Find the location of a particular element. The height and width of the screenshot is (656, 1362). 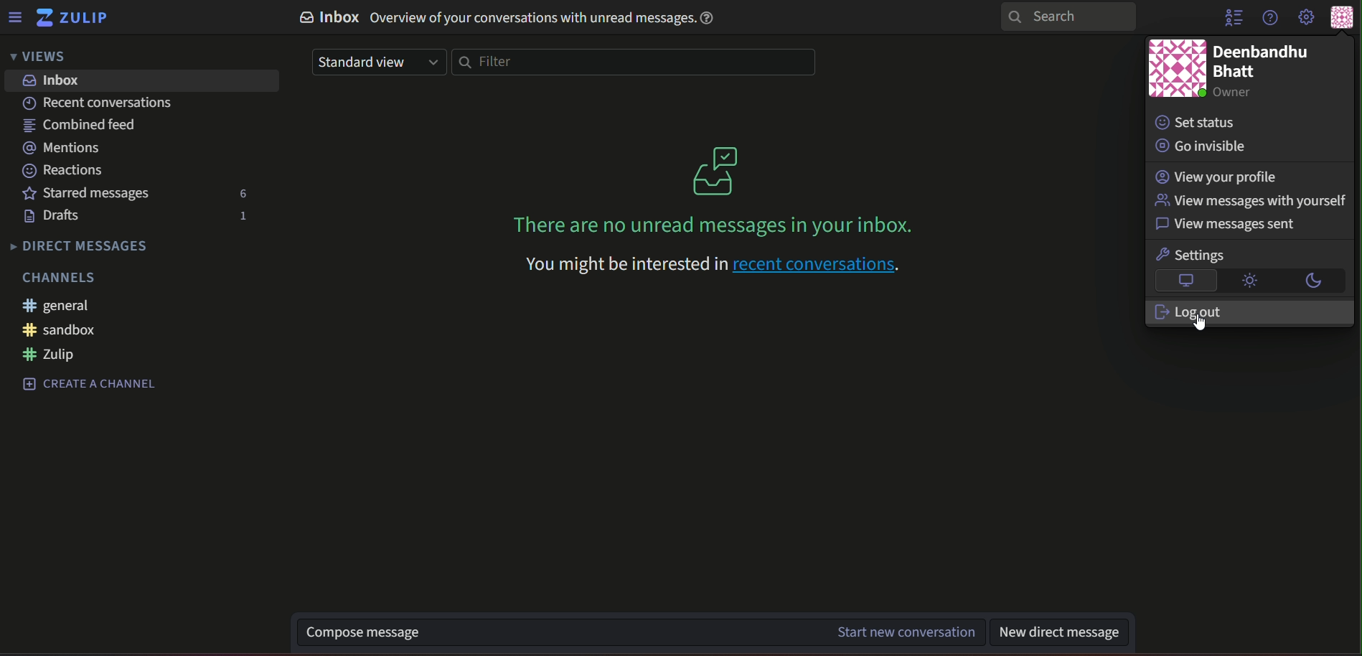

text is located at coordinates (67, 172).